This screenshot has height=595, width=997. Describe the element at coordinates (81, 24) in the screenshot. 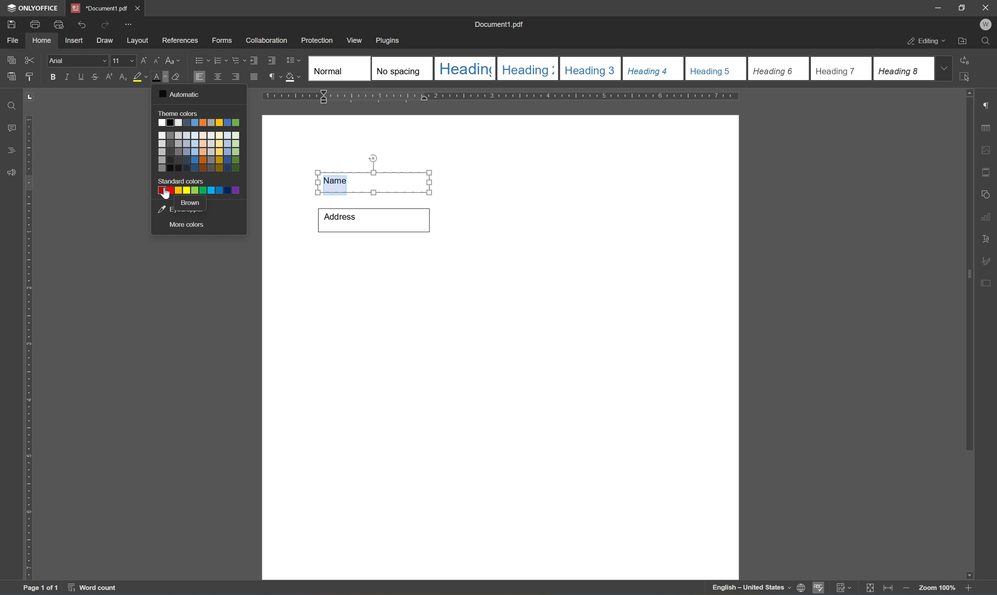

I see `undo` at that location.